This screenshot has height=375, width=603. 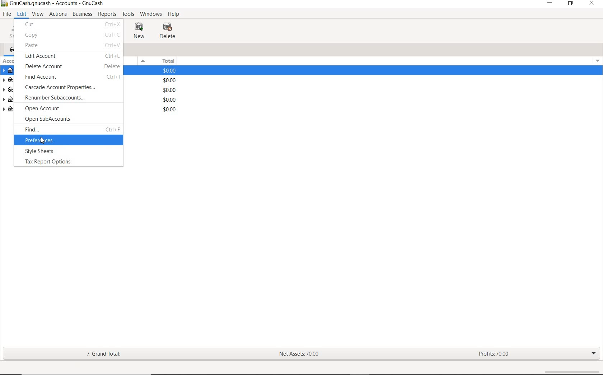 What do you see at coordinates (175, 14) in the screenshot?
I see `HELP` at bounding box center [175, 14].